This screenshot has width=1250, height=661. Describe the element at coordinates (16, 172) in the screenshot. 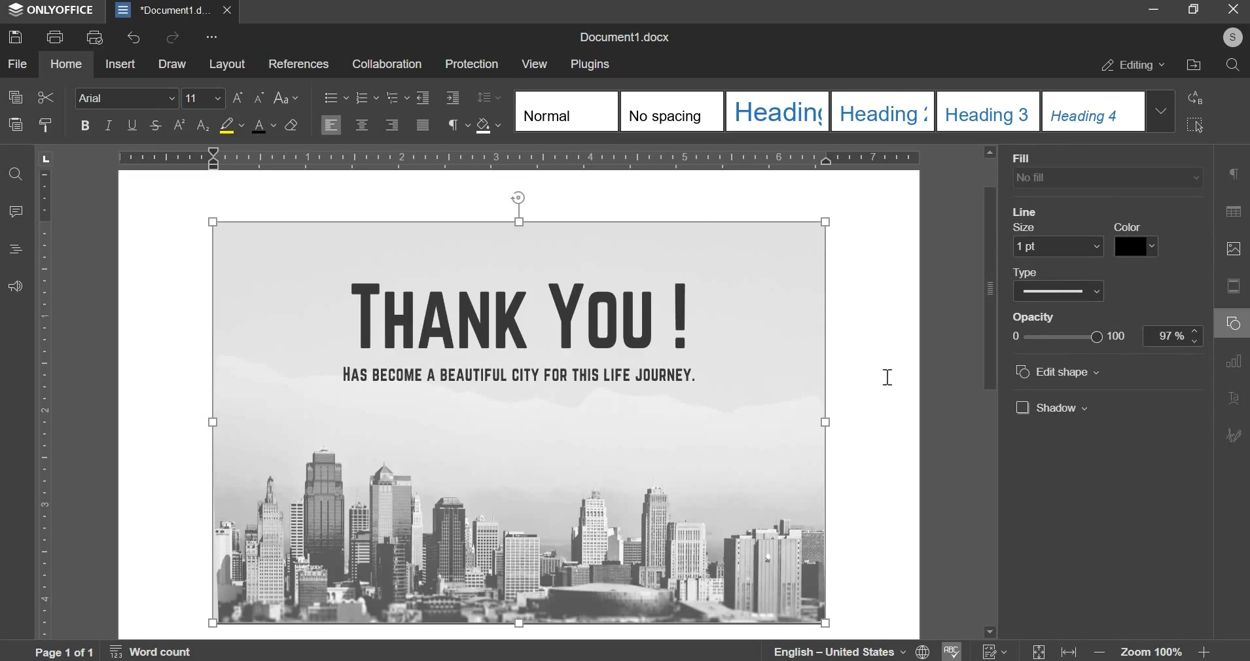

I see `find` at that location.